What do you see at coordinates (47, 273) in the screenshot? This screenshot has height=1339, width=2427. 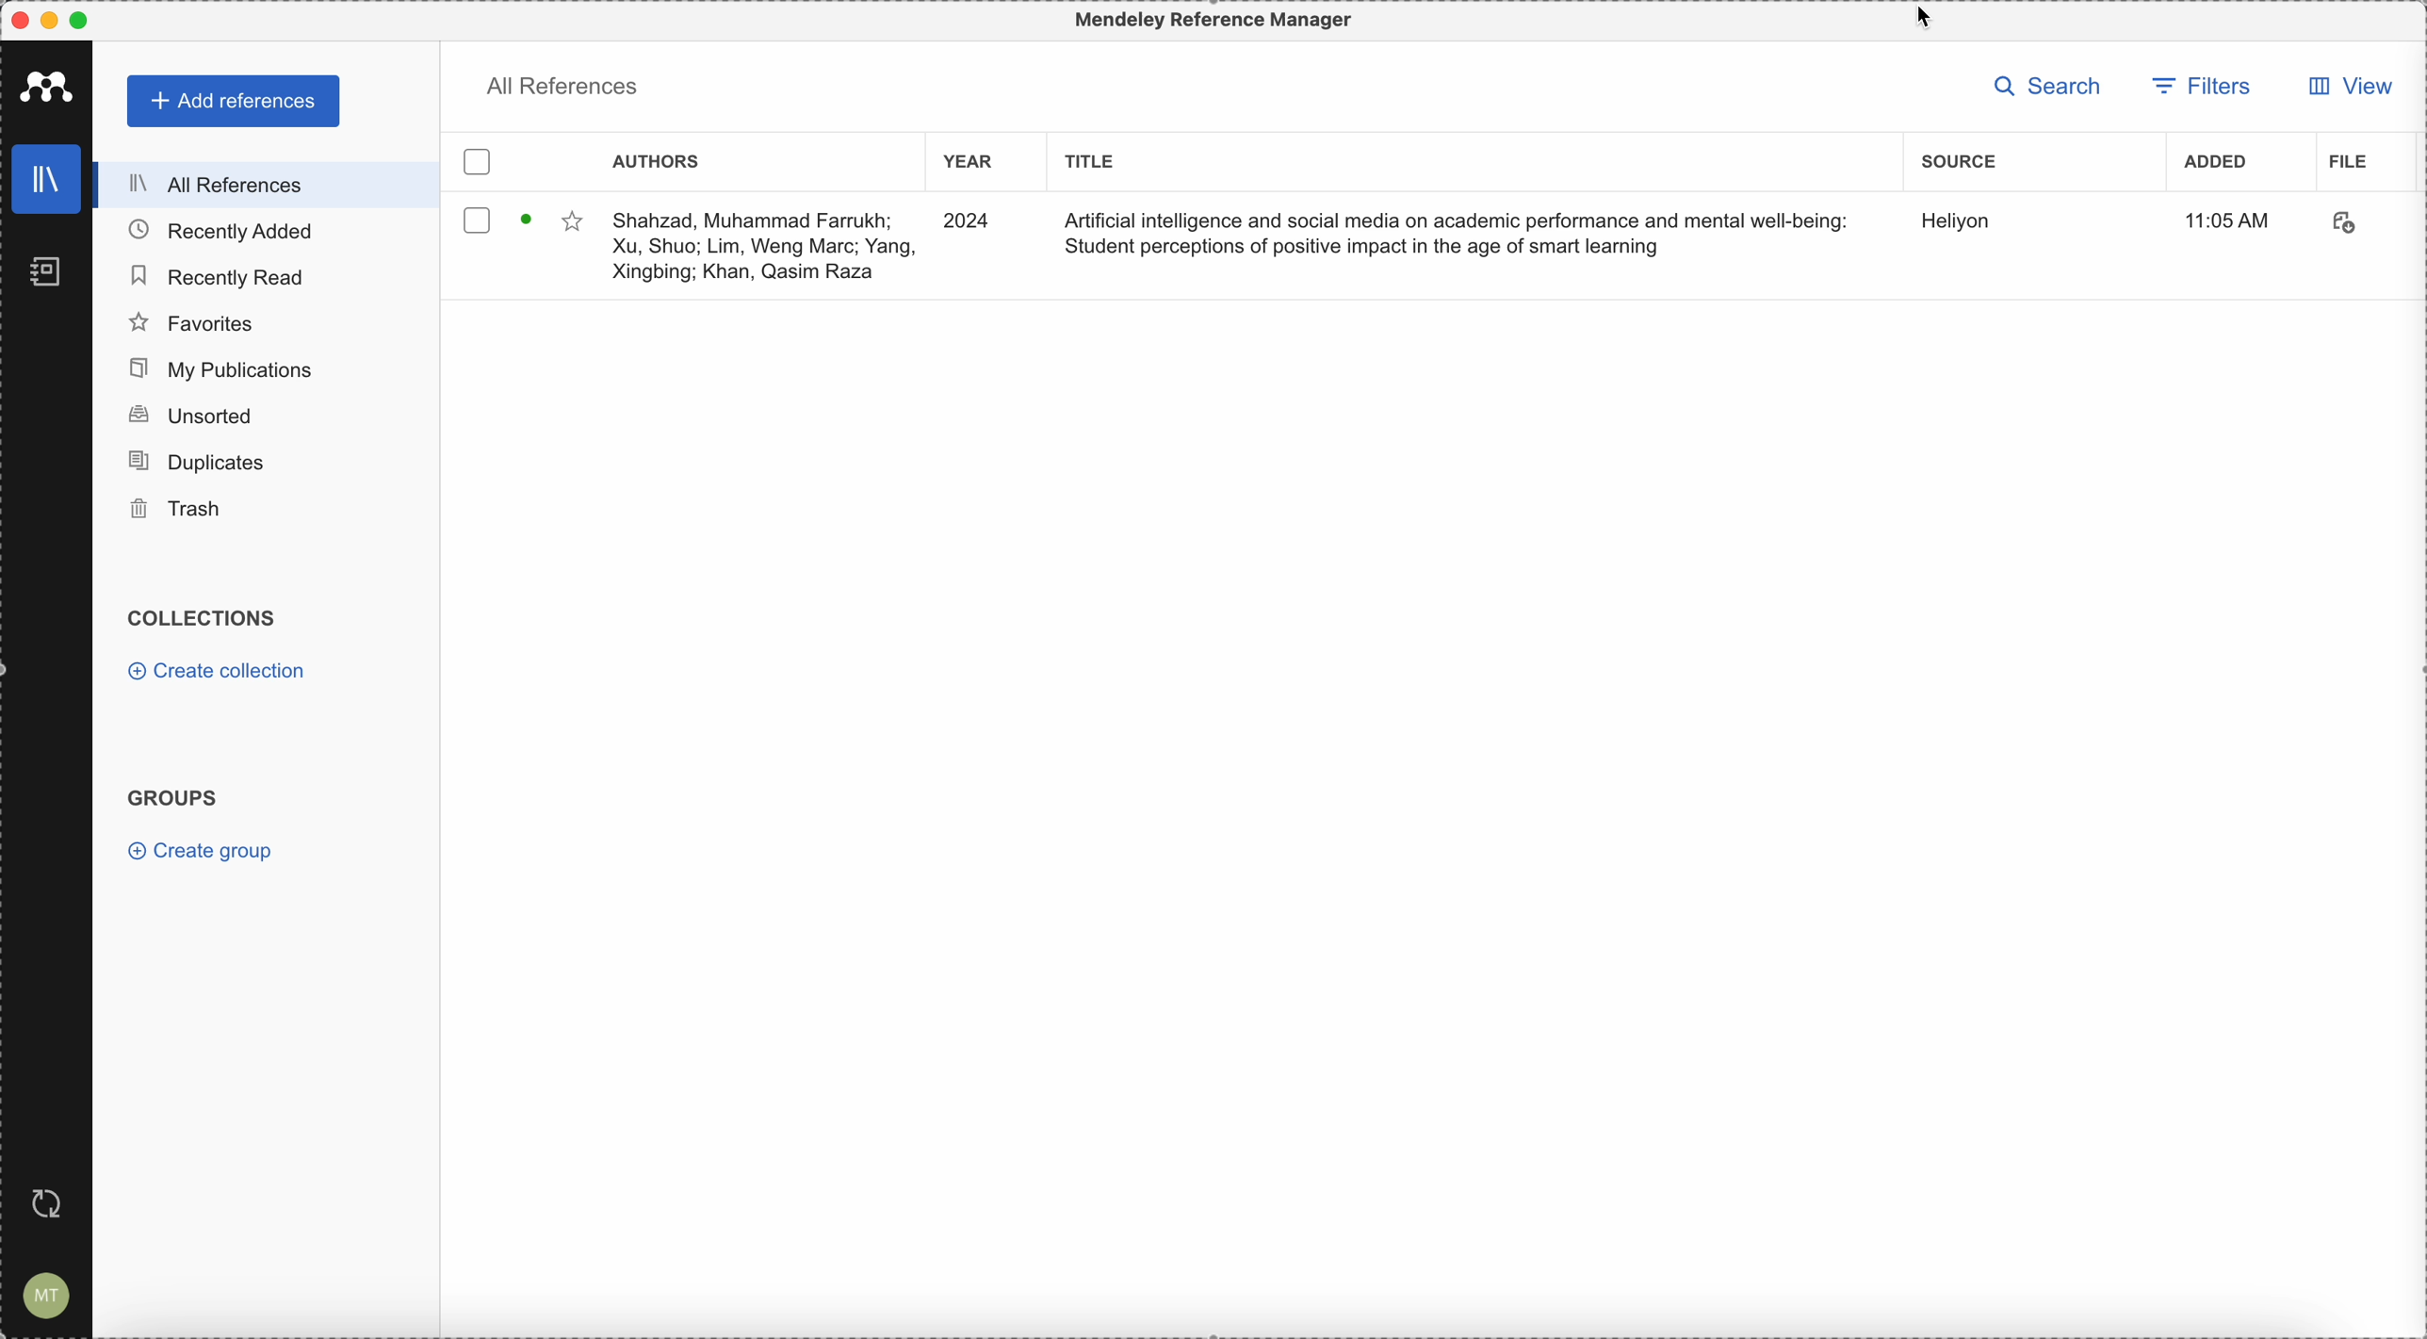 I see `notebooks` at bounding box center [47, 273].